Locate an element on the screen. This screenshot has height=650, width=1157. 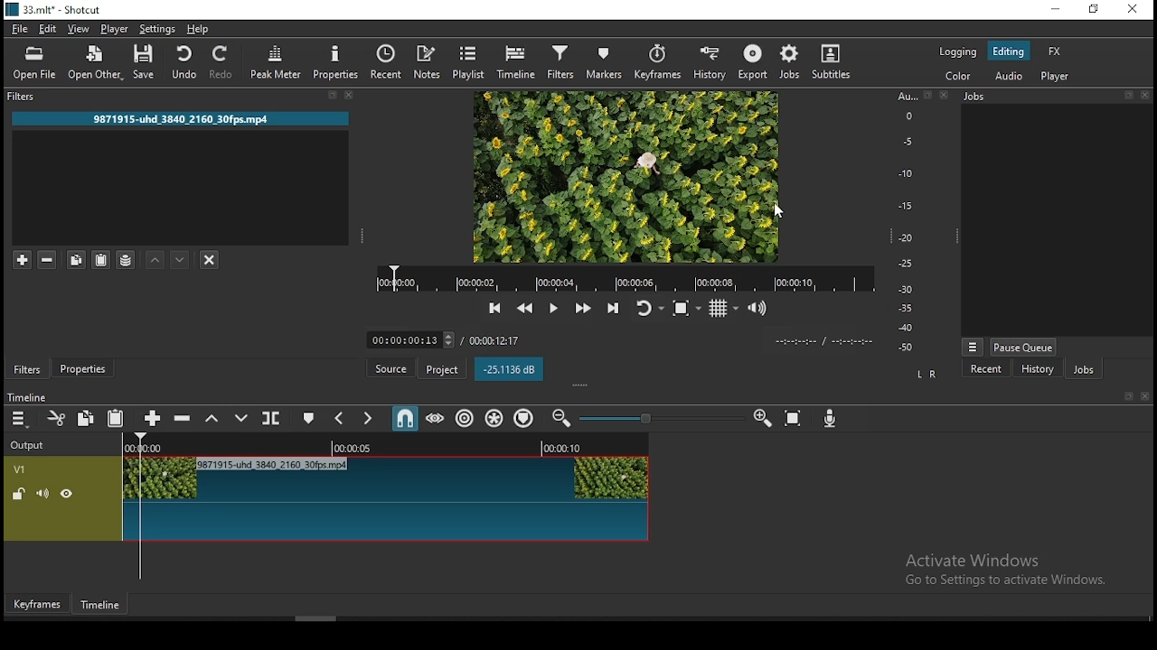
play quickly forward is located at coordinates (581, 310).